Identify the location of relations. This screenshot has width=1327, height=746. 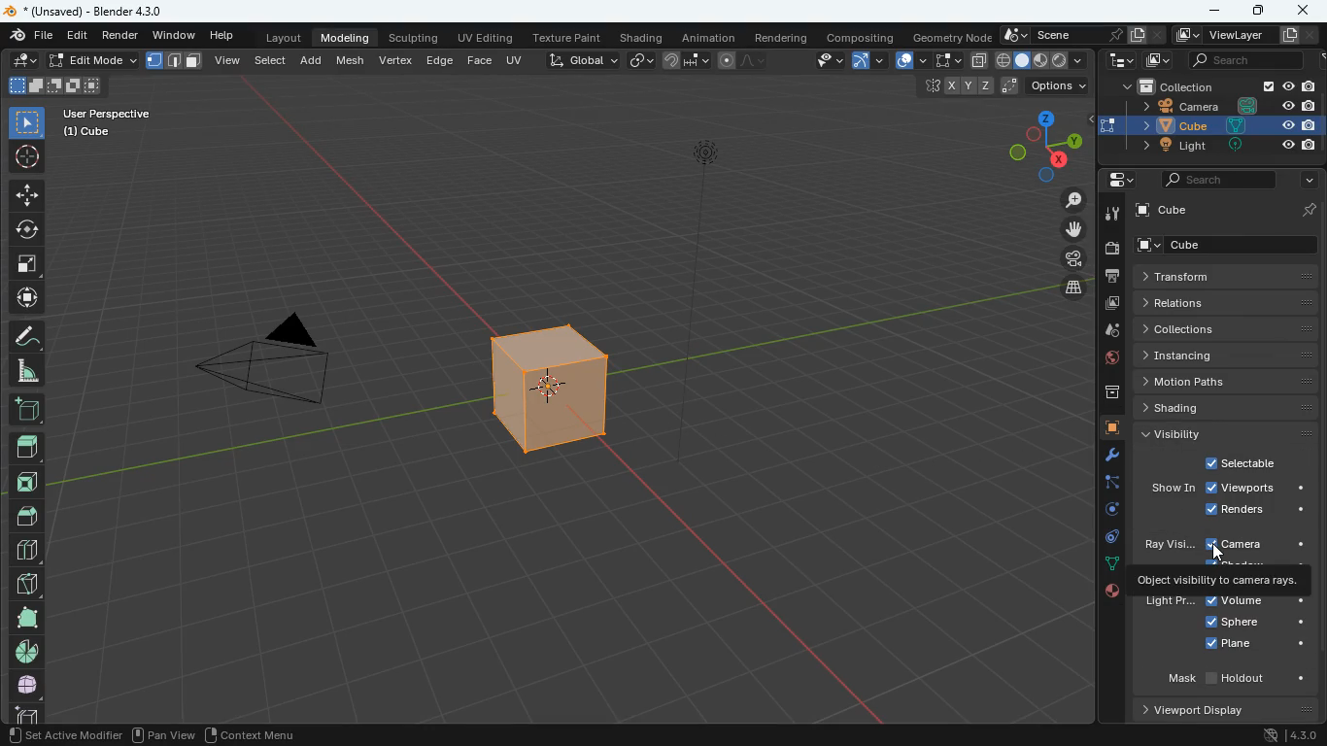
(1226, 304).